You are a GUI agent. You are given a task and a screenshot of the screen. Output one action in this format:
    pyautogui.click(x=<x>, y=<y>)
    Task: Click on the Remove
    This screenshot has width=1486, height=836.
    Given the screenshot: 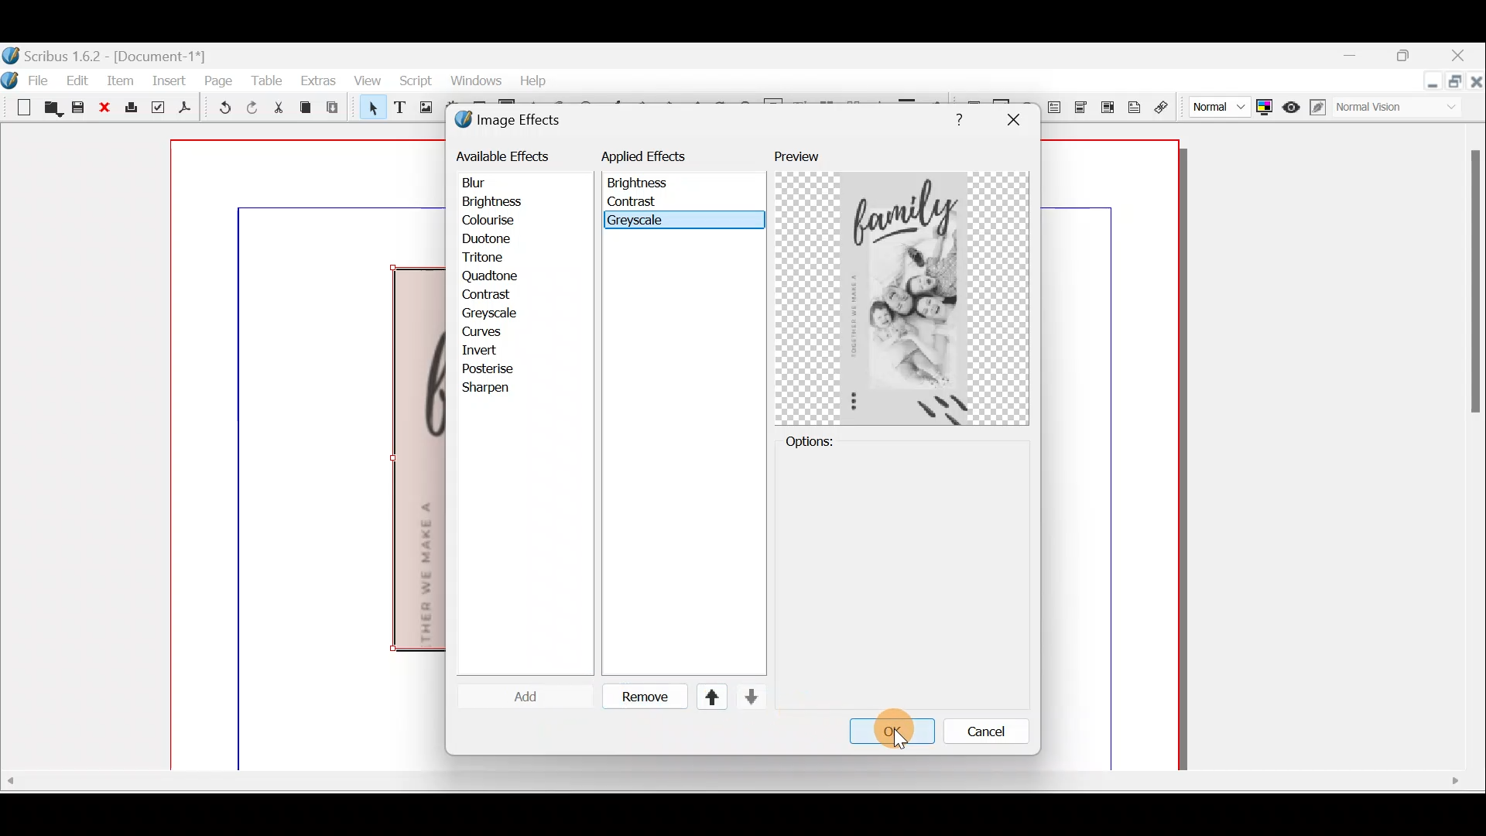 What is the action you would take?
    pyautogui.click(x=644, y=697)
    